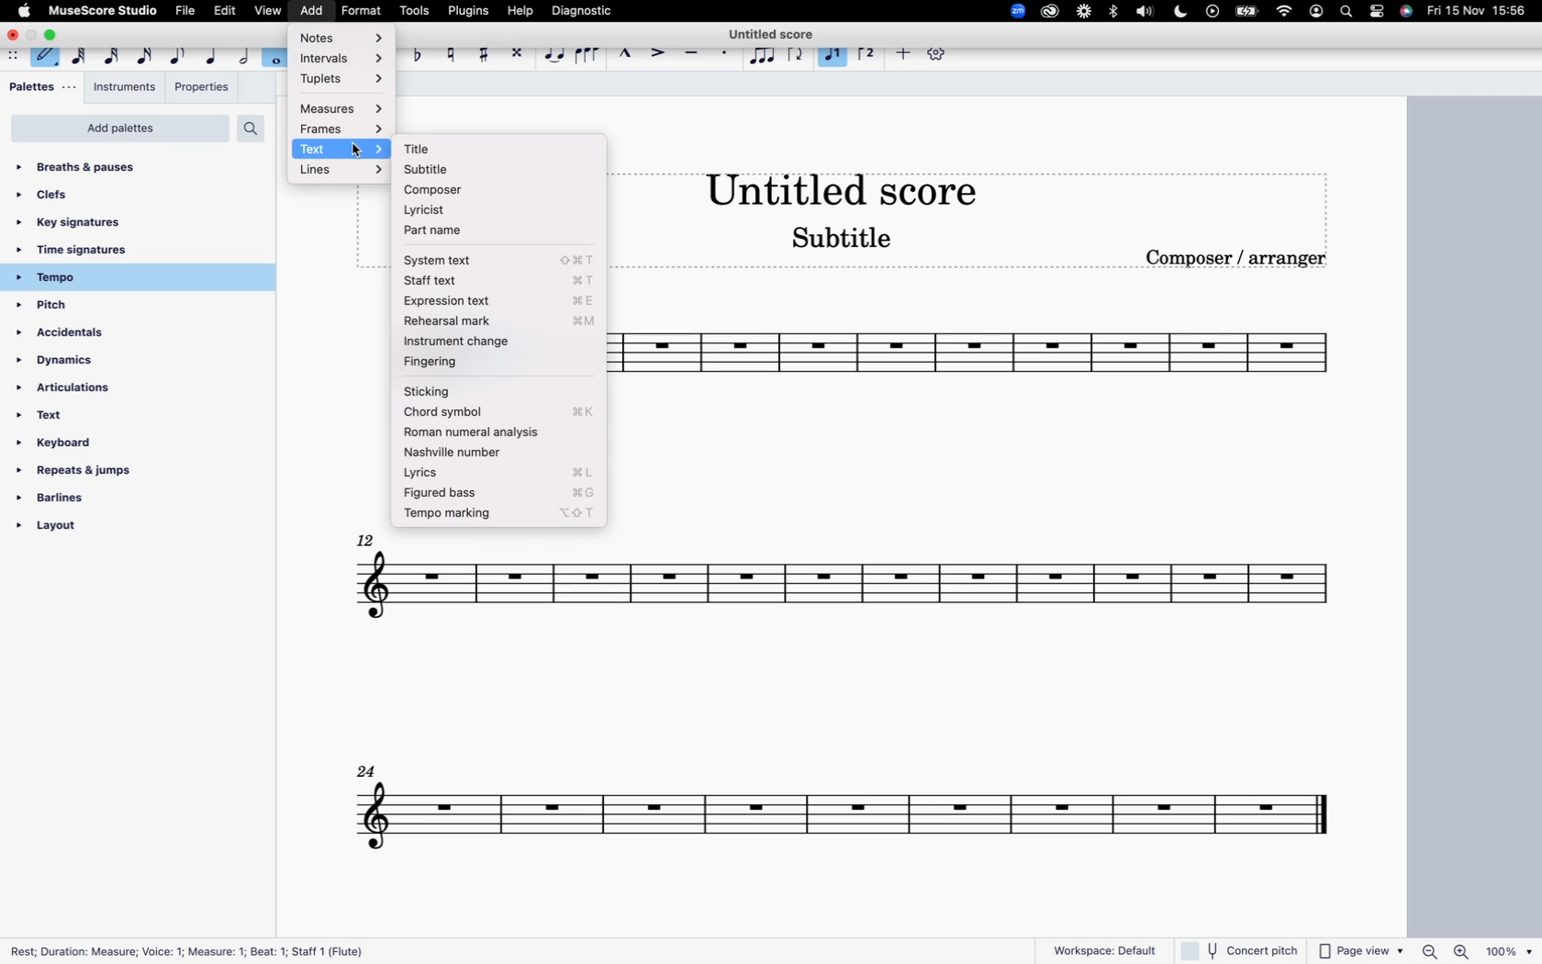  Describe the element at coordinates (277, 53) in the screenshot. I see `full note` at that location.